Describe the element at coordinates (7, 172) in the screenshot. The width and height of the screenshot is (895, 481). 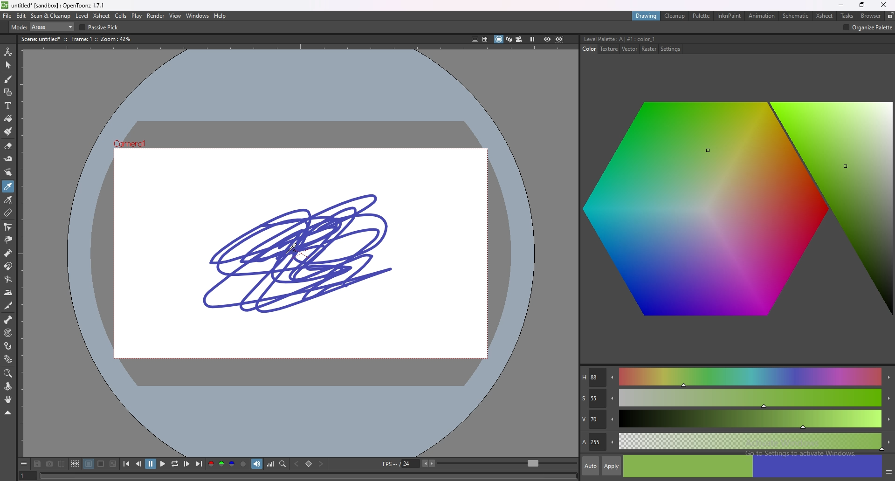
I see `finger tool` at that location.